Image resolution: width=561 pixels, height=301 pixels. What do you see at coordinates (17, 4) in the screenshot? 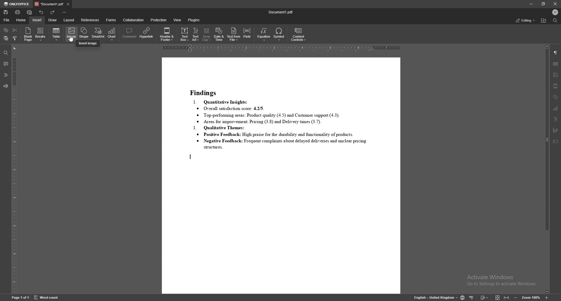
I see `onlyoffice` at bounding box center [17, 4].